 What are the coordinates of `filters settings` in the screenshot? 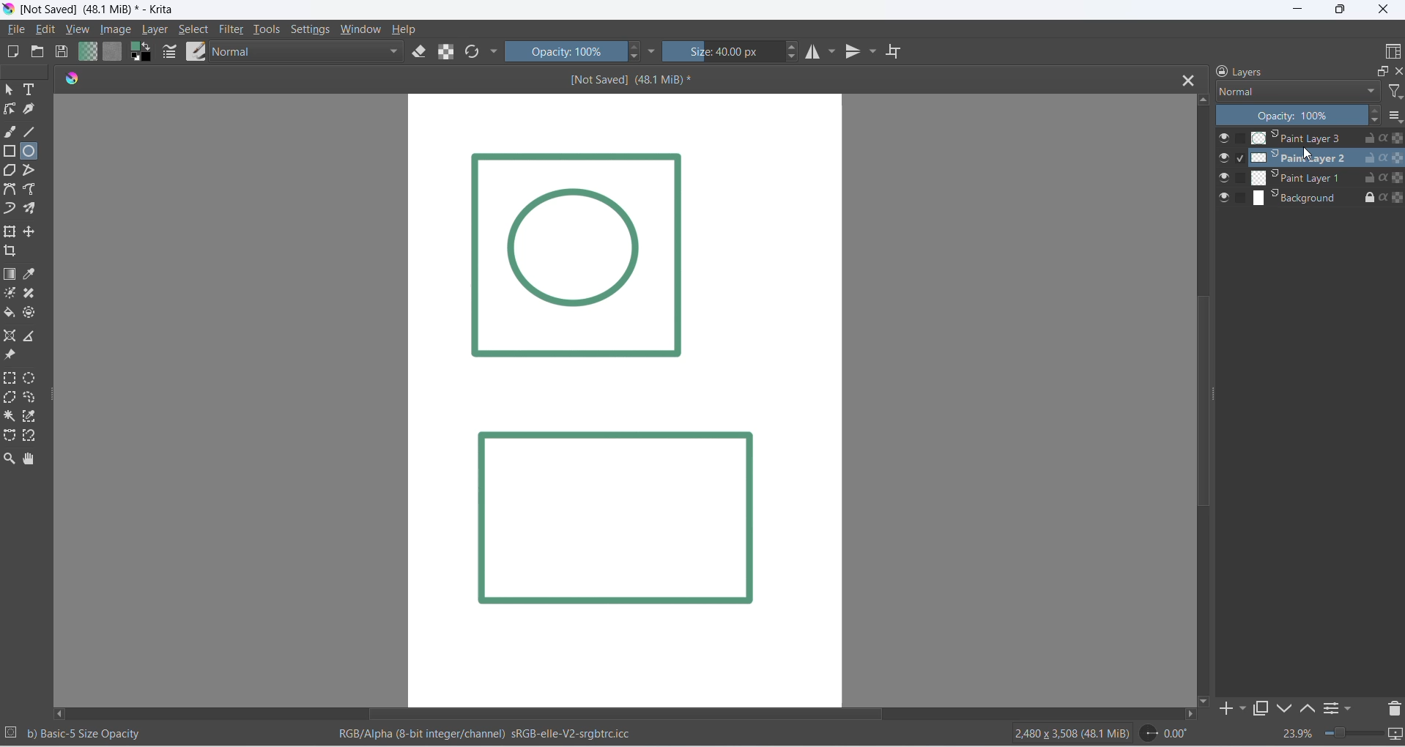 It's located at (1352, 707).